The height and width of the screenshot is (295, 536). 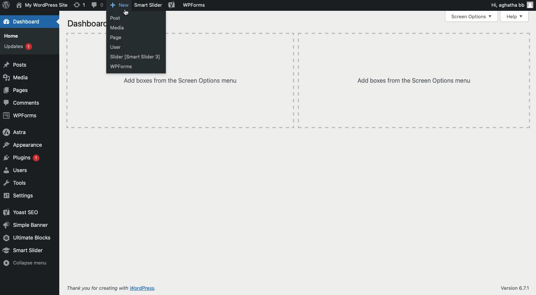 I want to click on Posts, so click(x=14, y=65).